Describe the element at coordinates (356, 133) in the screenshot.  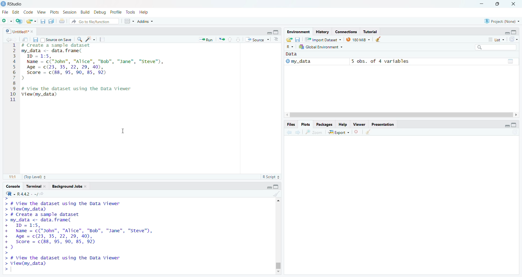
I see `Close file` at that location.